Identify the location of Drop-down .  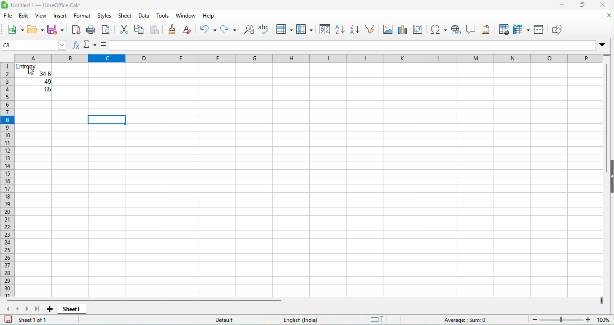
(604, 45).